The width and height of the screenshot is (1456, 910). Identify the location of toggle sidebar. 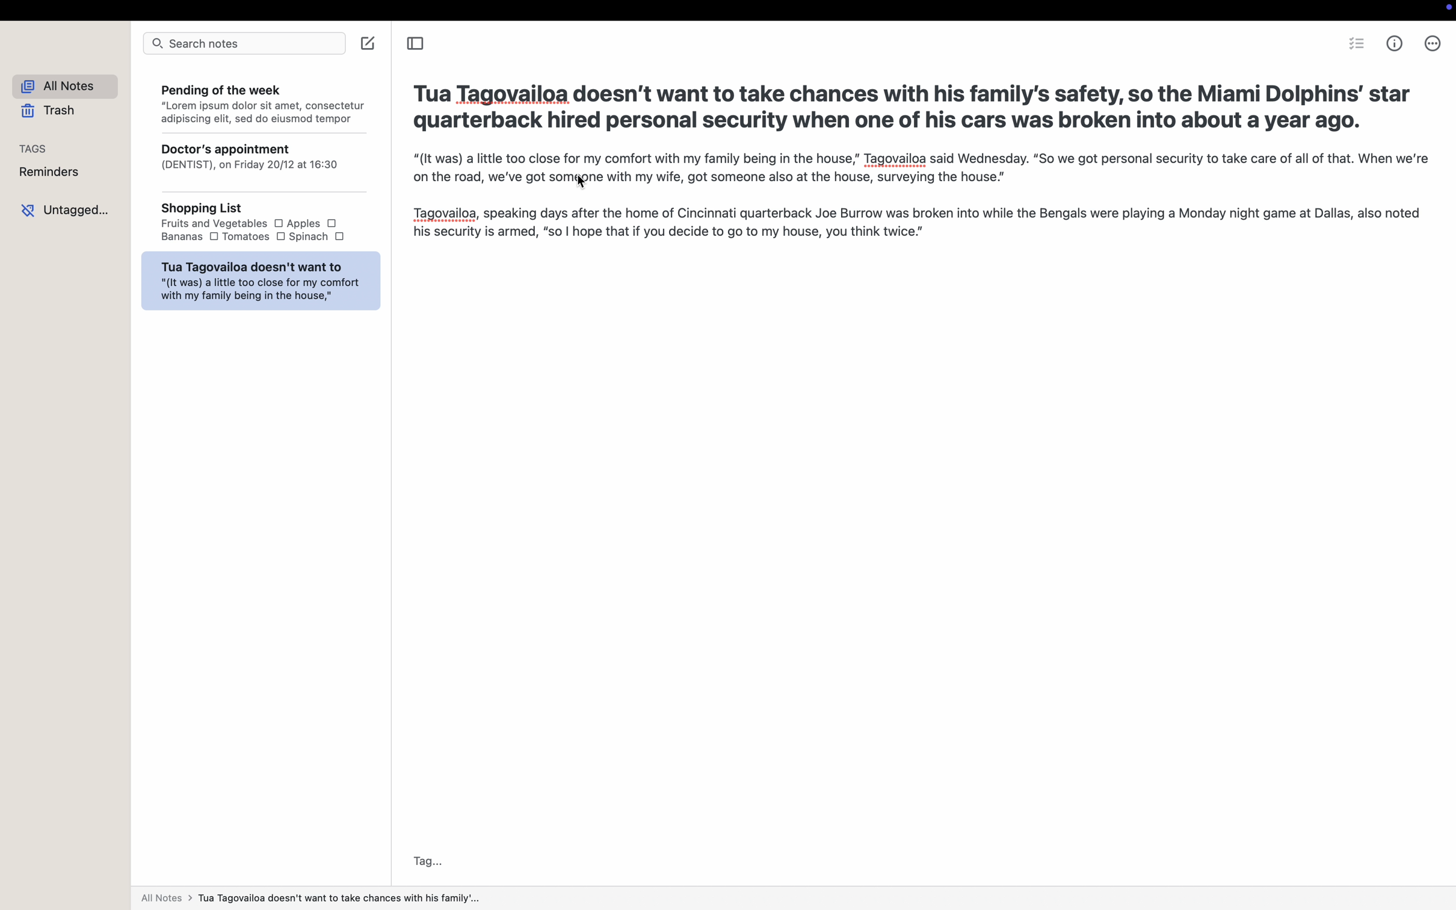
(415, 45).